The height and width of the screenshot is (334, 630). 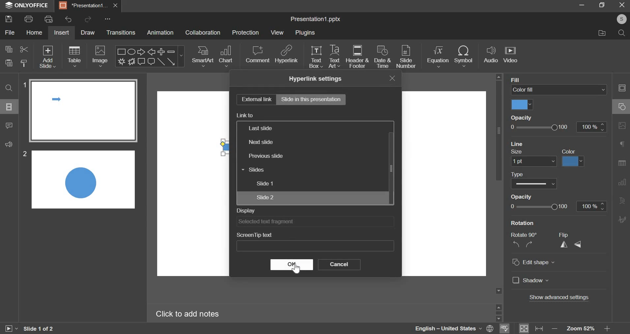 I want to click on 2, so click(x=25, y=154).